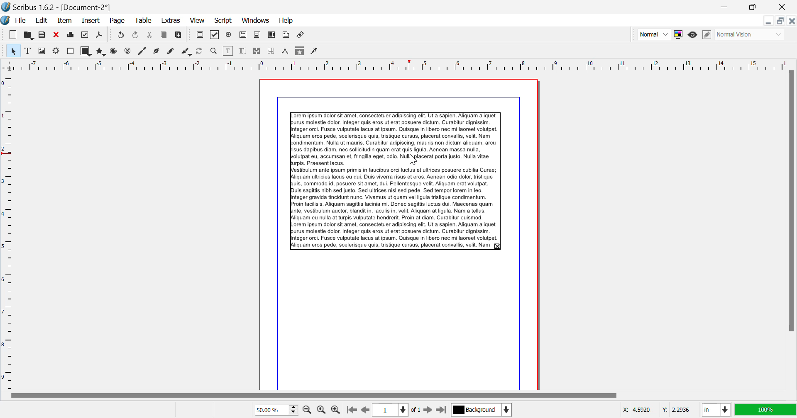 This screenshot has height=418, width=797. What do you see at coordinates (57, 7) in the screenshot?
I see `Scribus 1.62 - [Document-2*]` at bounding box center [57, 7].